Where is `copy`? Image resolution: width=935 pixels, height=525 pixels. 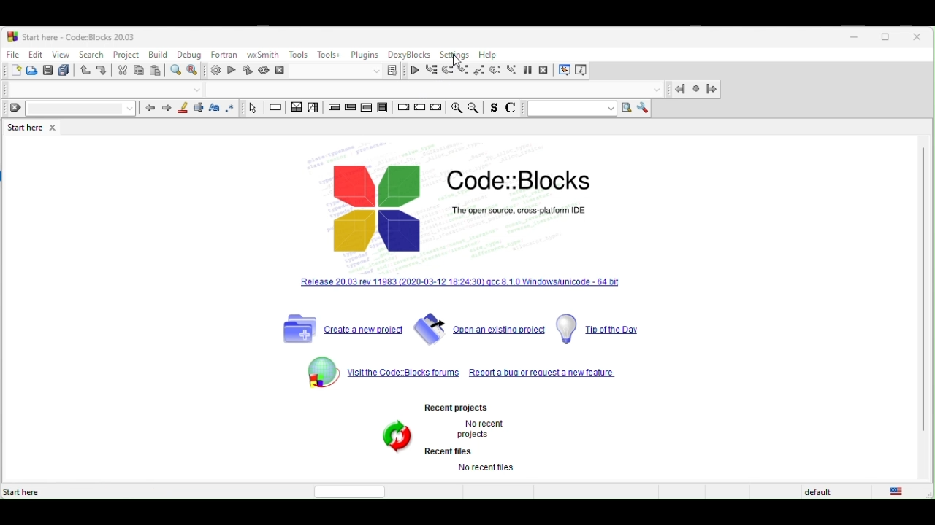
copy is located at coordinates (140, 71).